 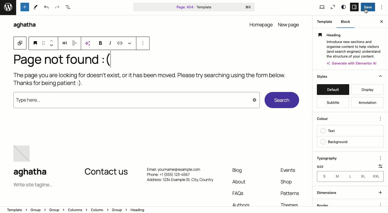 What do you see at coordinates (379, 167) in the screenshot?
I see `Scale` at bounding box center [379, 167].